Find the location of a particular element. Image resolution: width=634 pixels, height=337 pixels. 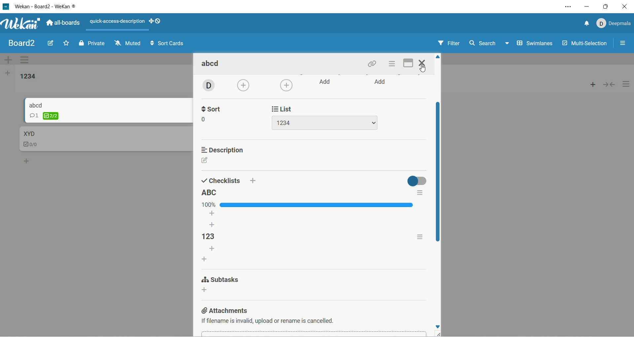

add is located at coordinates (244, 86).